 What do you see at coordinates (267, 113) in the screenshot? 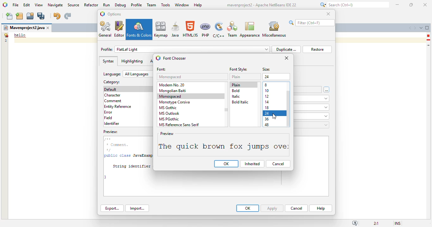
I see `24` at bounding box center [267, 113].